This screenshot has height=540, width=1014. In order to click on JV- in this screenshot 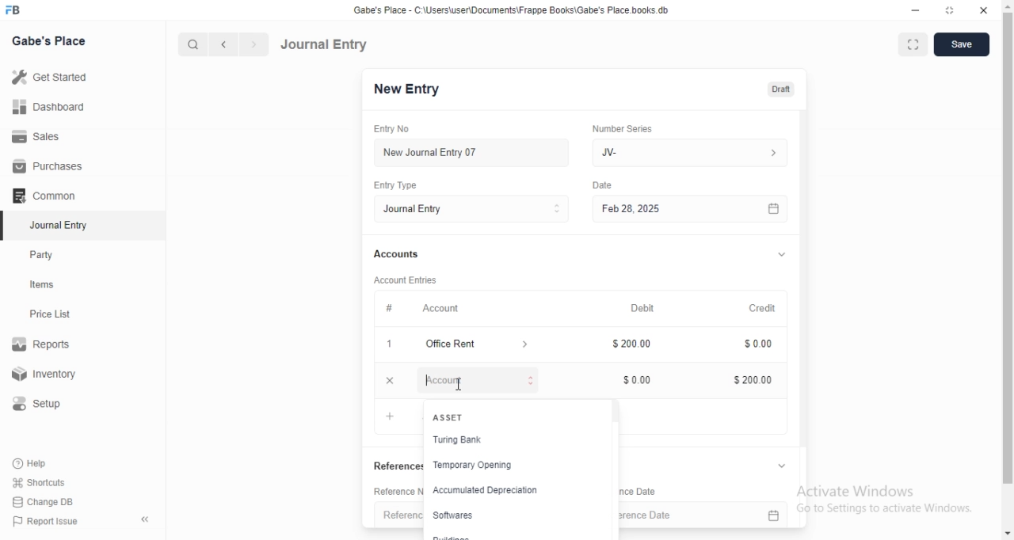, I will do `click(700, 153)`.